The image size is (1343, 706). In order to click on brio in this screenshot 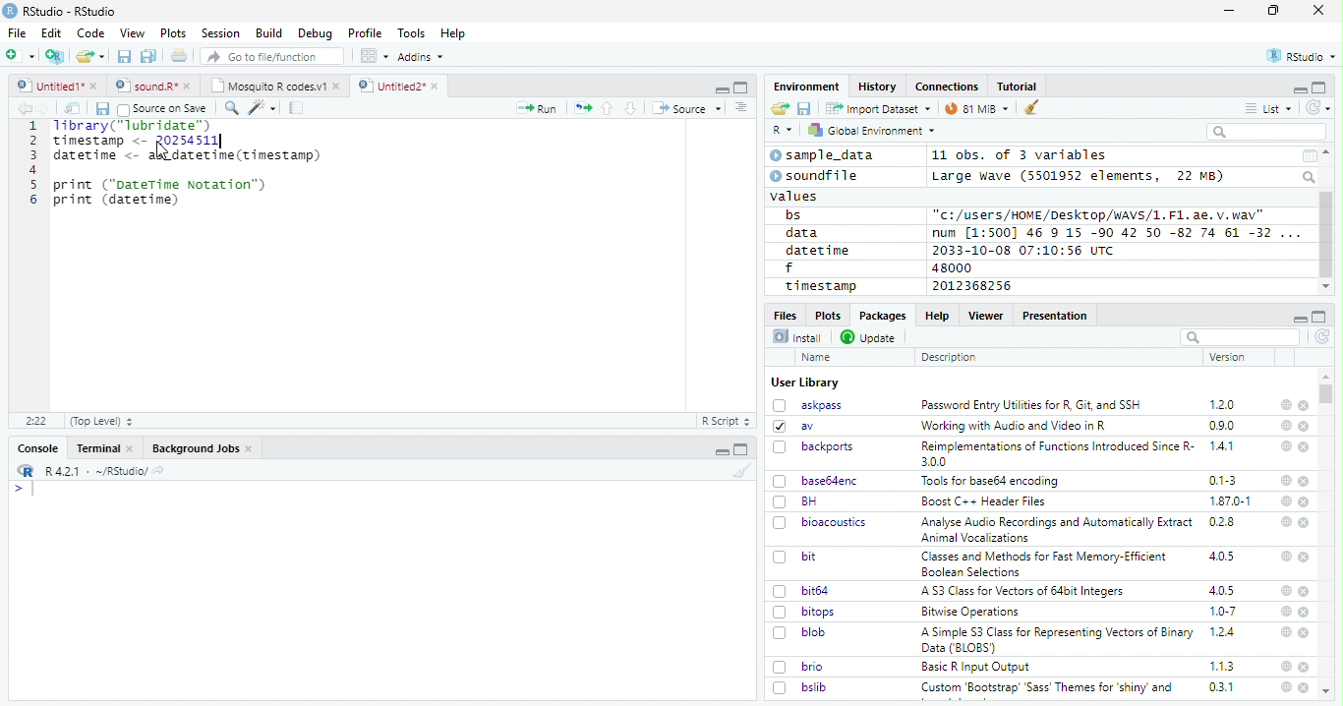, I will do `click(798, 667)`.